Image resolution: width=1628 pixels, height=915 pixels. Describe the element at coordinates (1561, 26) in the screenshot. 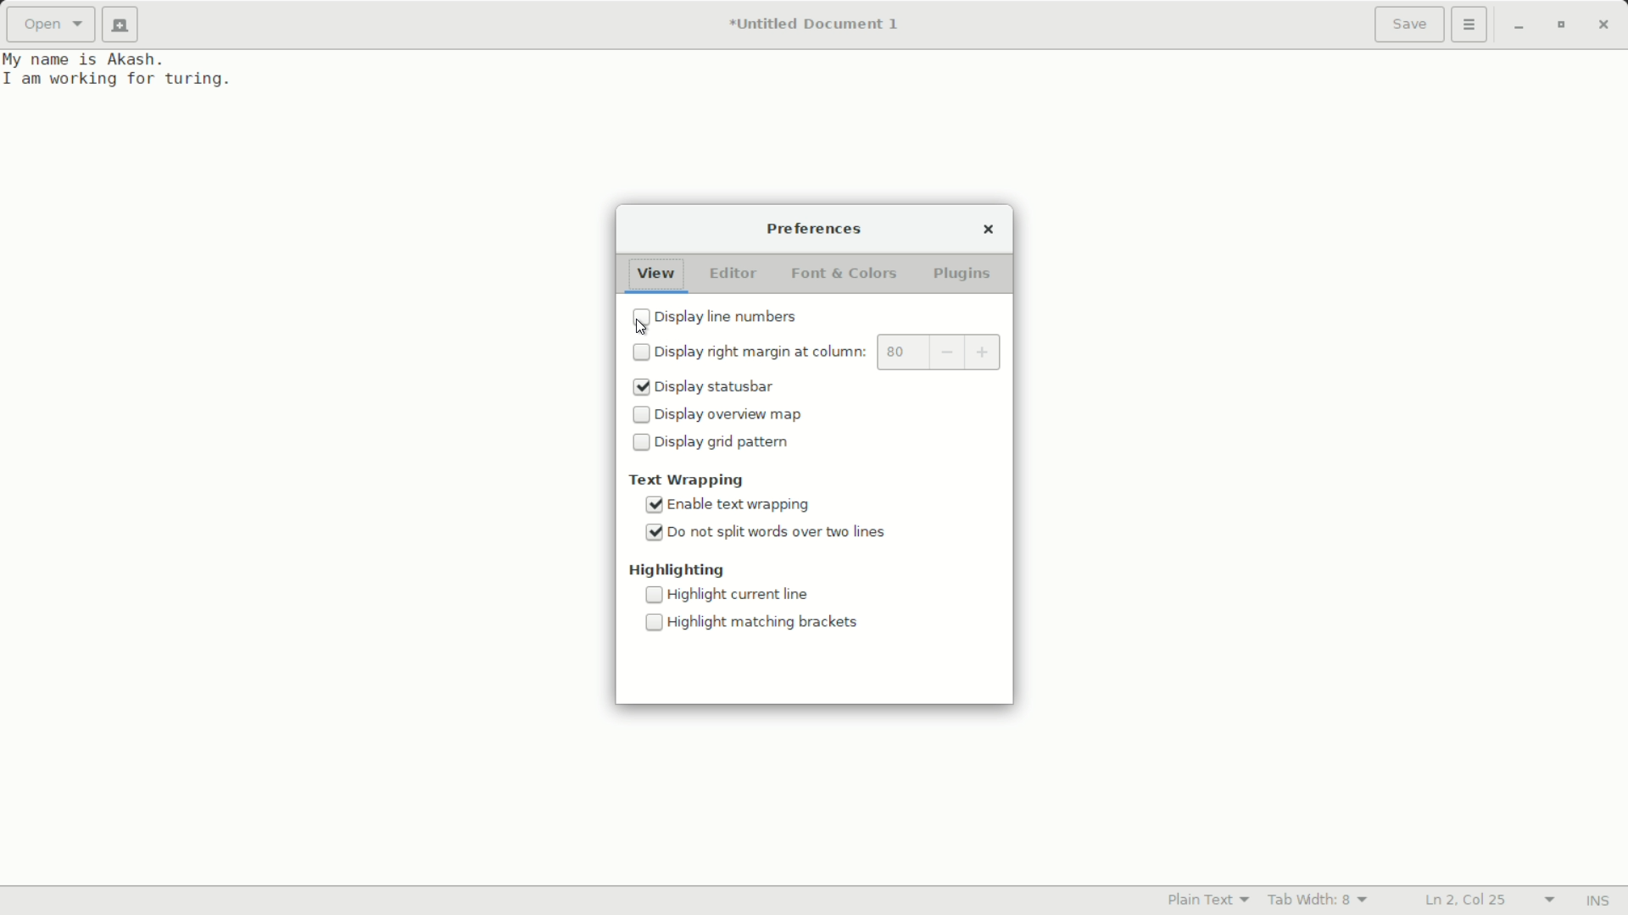

I see `maximize or restore` at that location.